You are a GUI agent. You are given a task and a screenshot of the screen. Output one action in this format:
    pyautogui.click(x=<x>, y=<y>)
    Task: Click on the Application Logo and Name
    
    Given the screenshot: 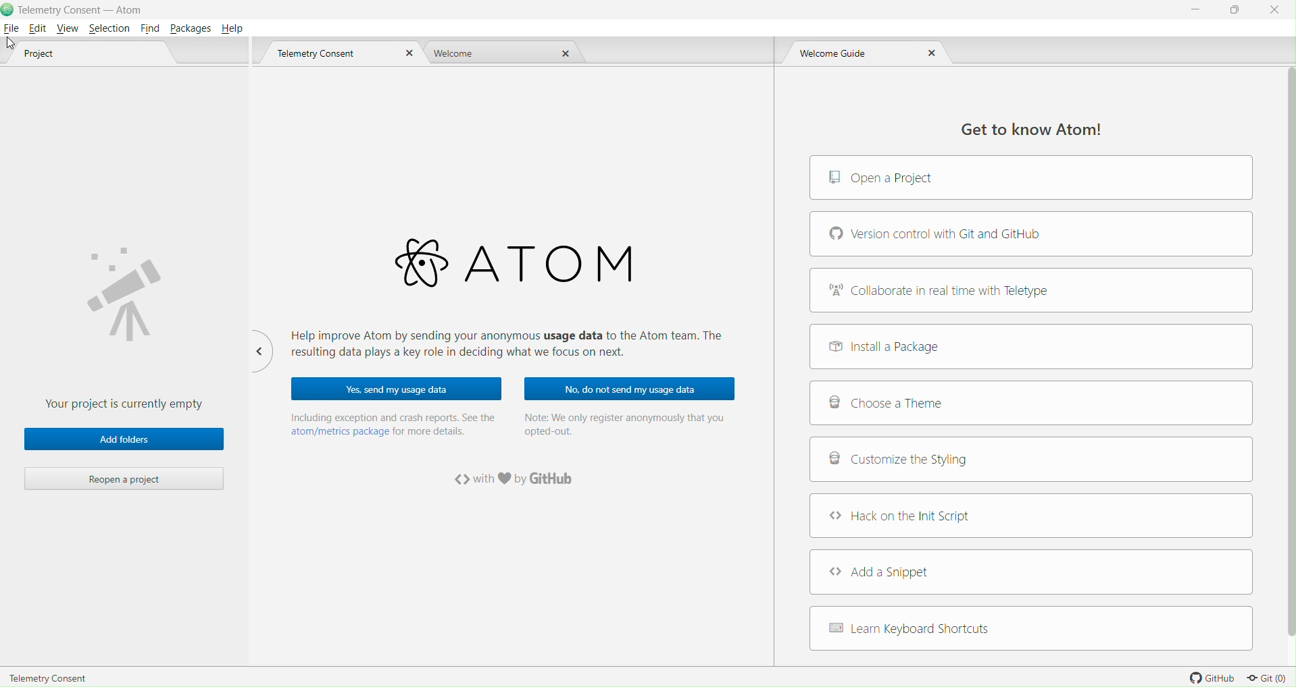 What is the action you would take?
    pyautogui.click(x=511, y=263)
    